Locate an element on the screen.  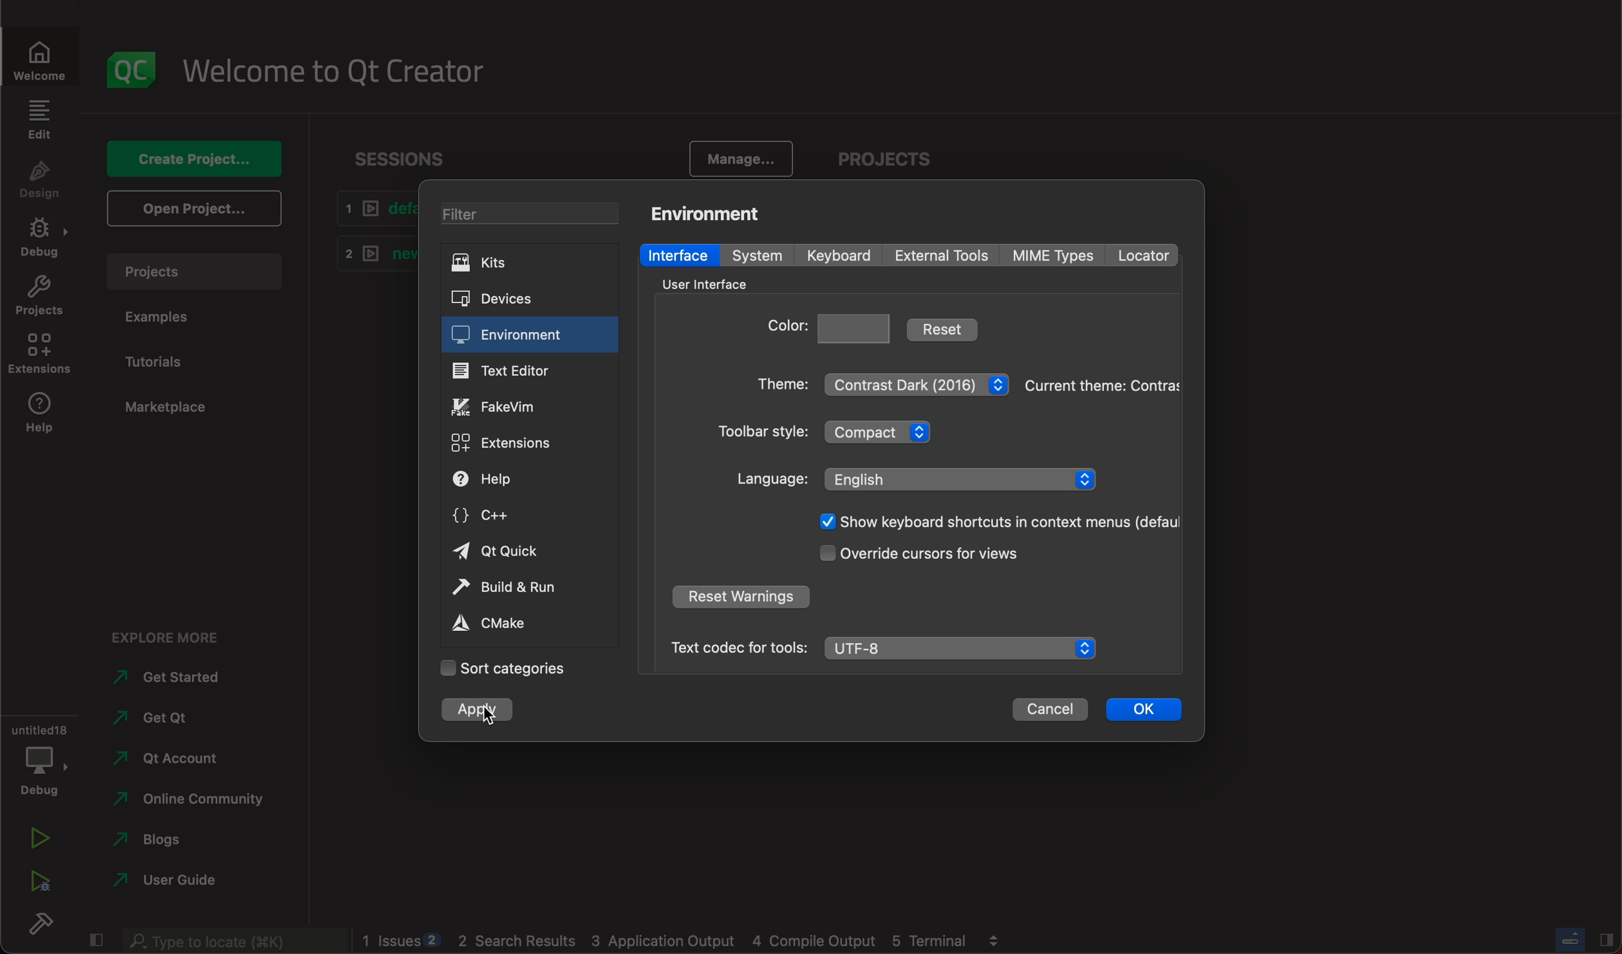
environment is located at coordinates (514, 336).